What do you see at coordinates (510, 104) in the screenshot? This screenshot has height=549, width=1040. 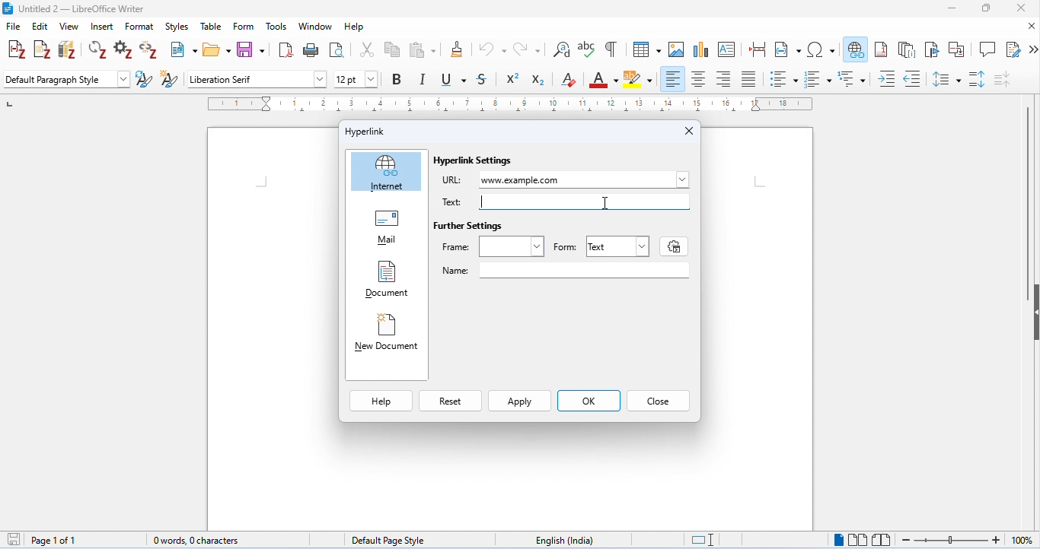 I see `ruler` at bounding box center [510, 104].